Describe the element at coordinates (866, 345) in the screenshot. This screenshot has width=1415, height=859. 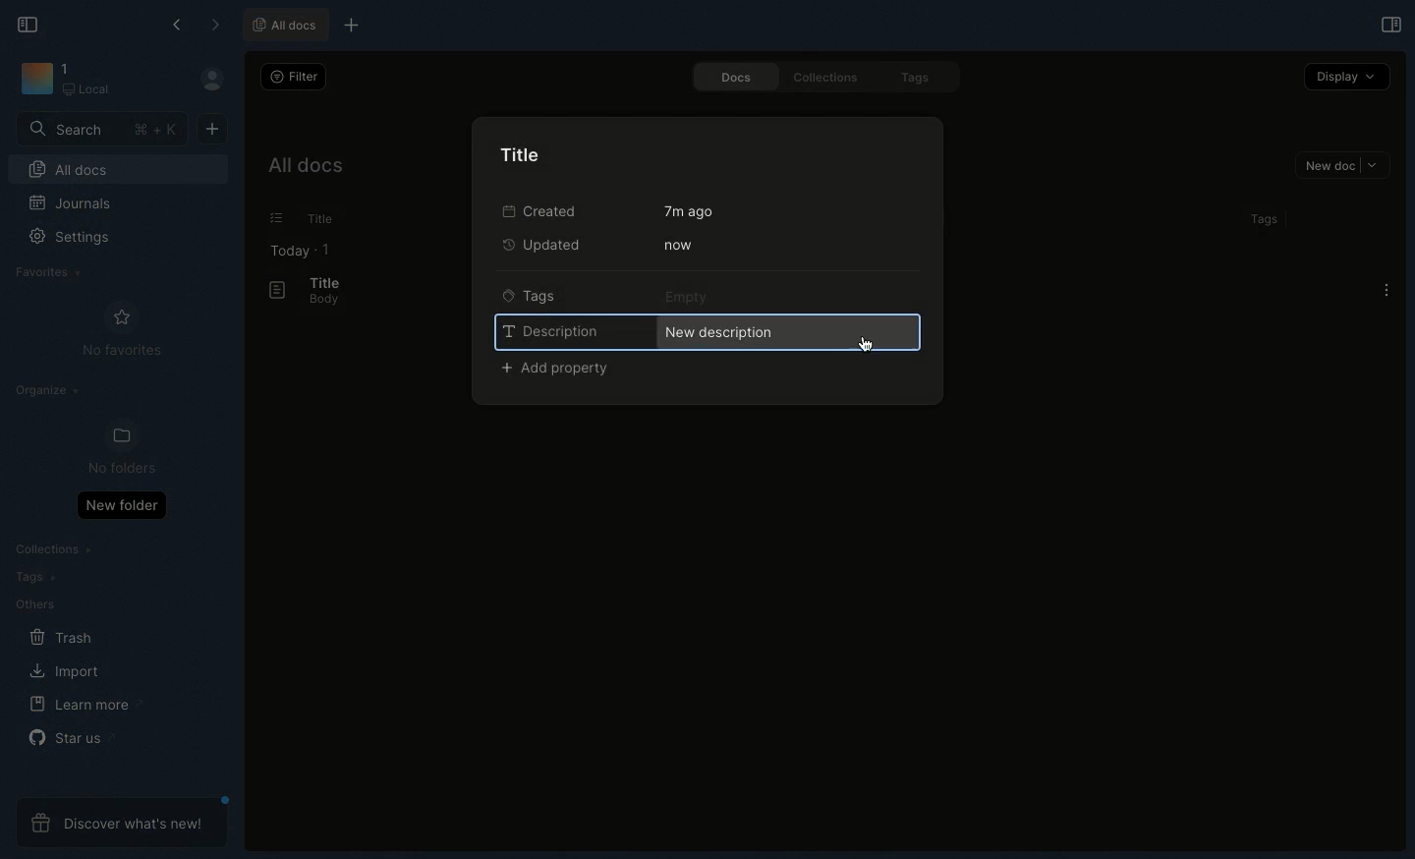
I see `cursor` at that location.